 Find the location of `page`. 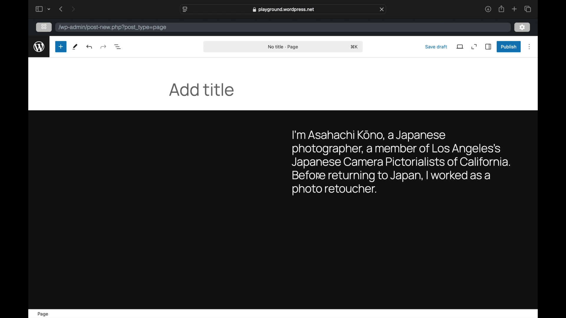

page is located at coordinates (44, 314).